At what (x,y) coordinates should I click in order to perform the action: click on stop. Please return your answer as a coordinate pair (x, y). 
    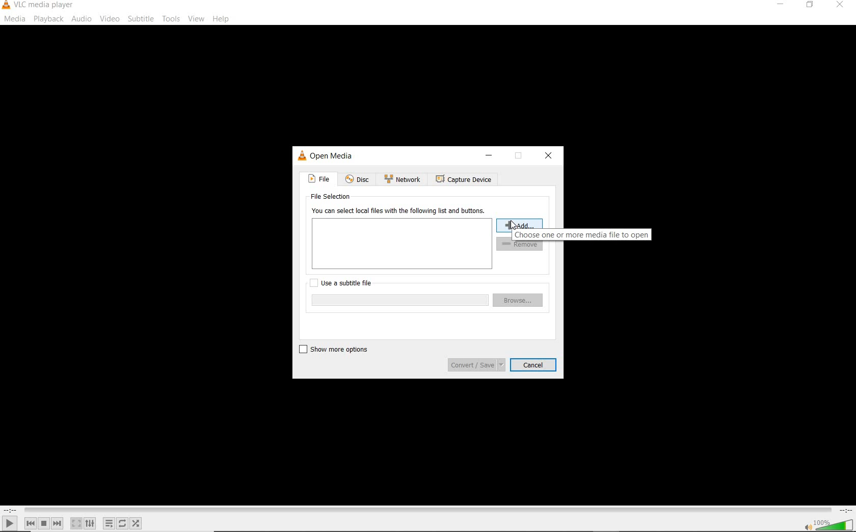
    Looking at the image, I should click on (44, 523).